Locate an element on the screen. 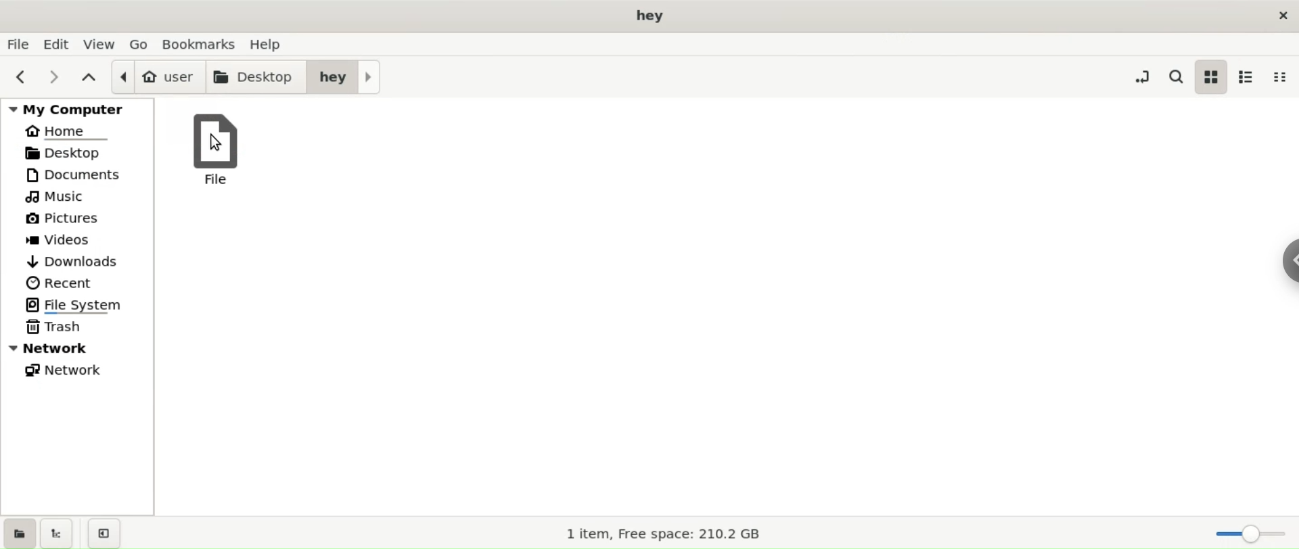 The width and height of the screenshot is (1299, 549). next is located at coordinates (58, 76).